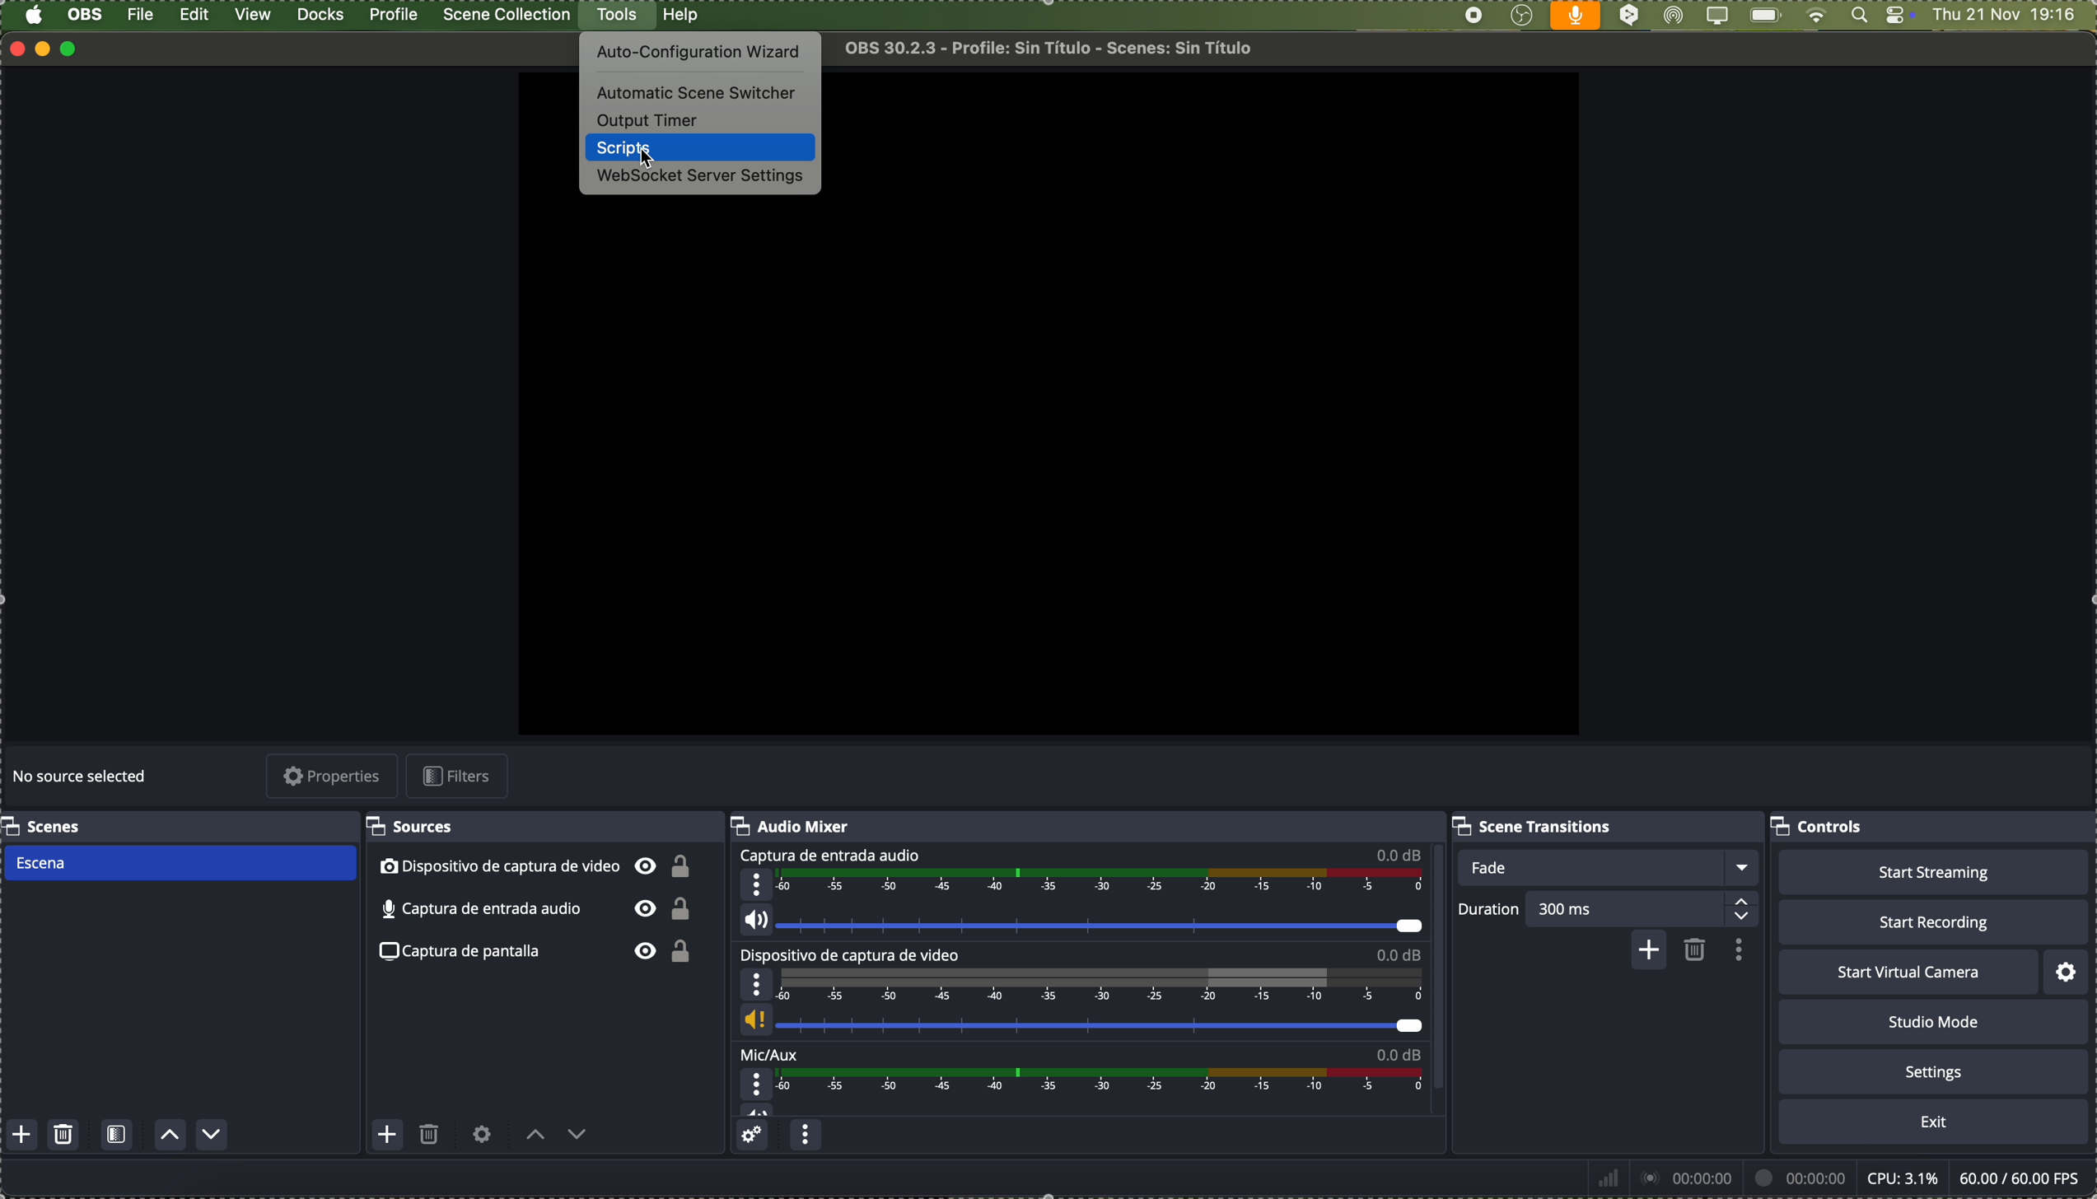 This screenshot has width=2097, height=1199. I want to click on OBS Studio, so click(1521, 16).